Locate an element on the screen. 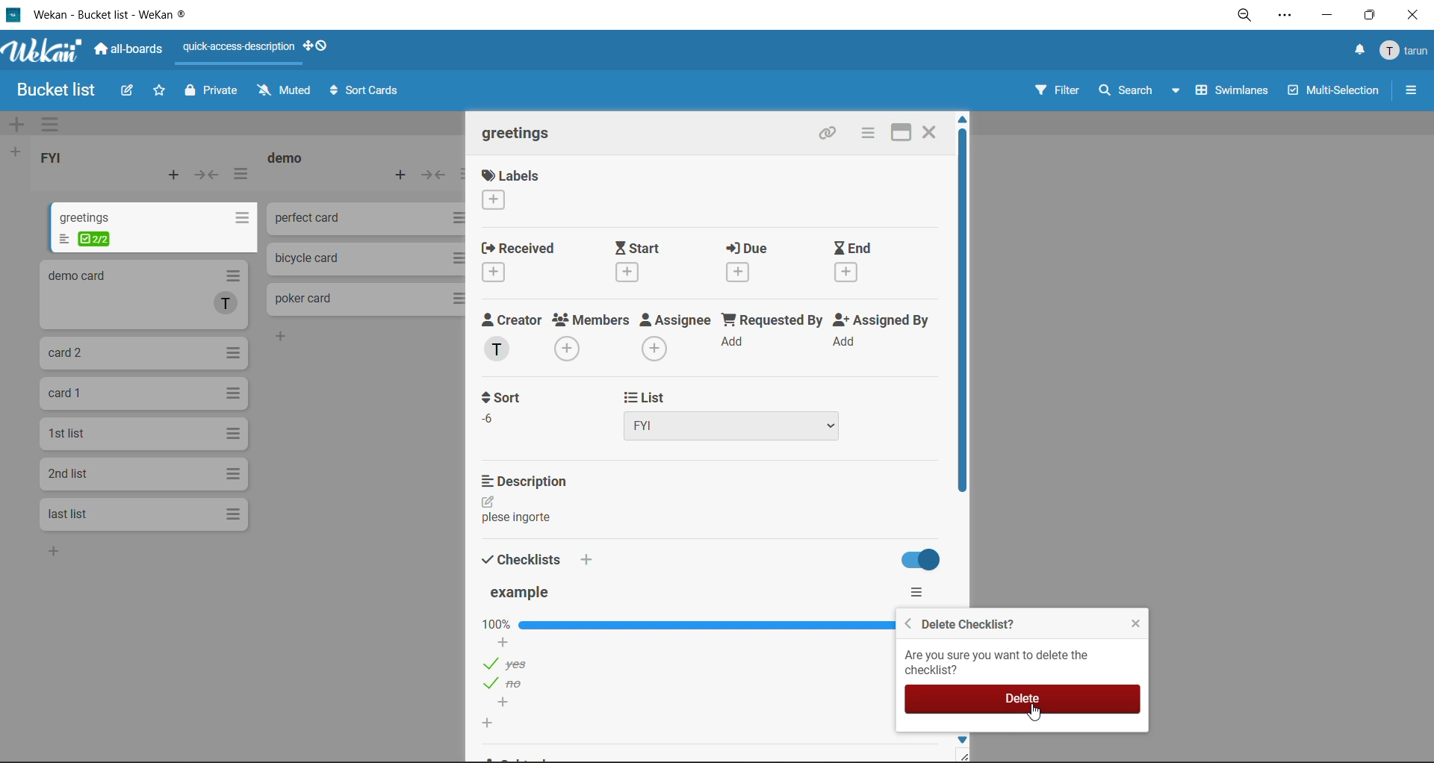  quick access description is located at coordinates (235, 53).